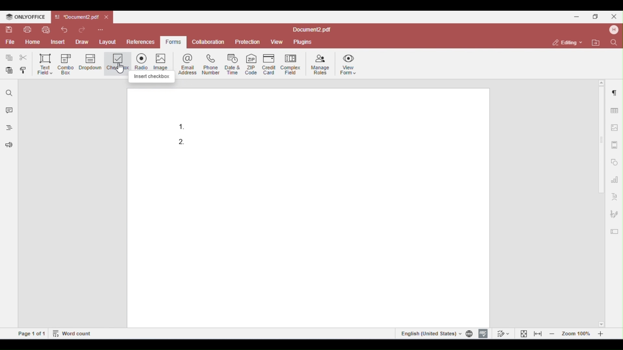  What do you see at coordinates (251, 63) in the screenshot?
I see `zip code` at bounding box center [251, 63].